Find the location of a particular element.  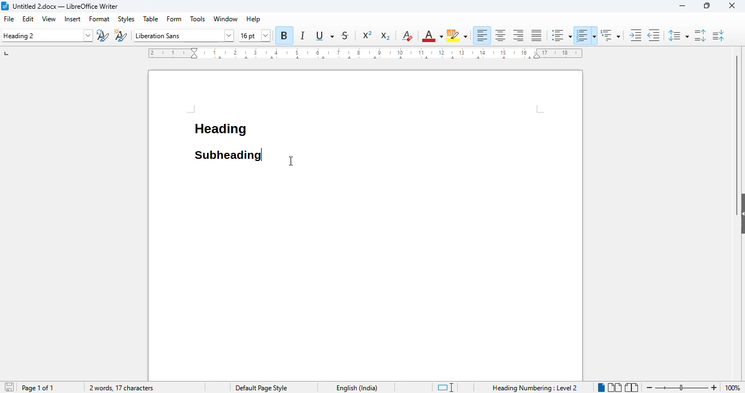

decrease paragraph spacing is located at coordinates (719, 35).